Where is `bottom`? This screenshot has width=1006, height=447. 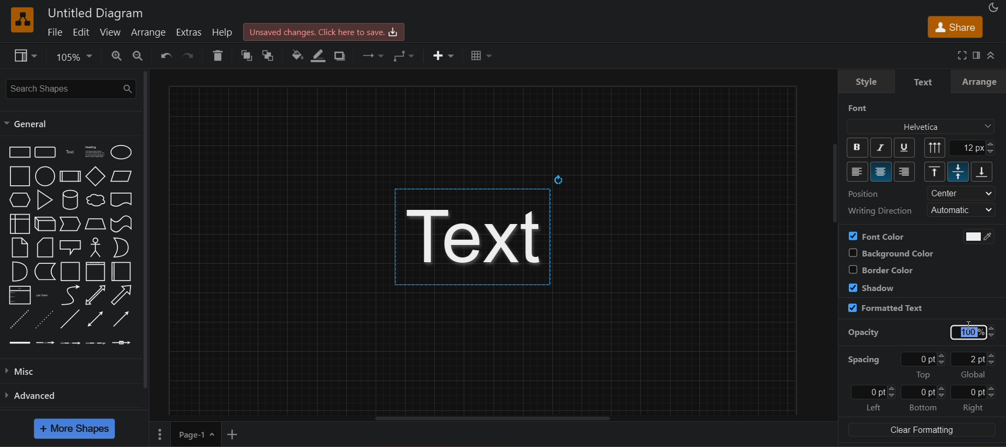 bottom is located at coordinates (923, 407).